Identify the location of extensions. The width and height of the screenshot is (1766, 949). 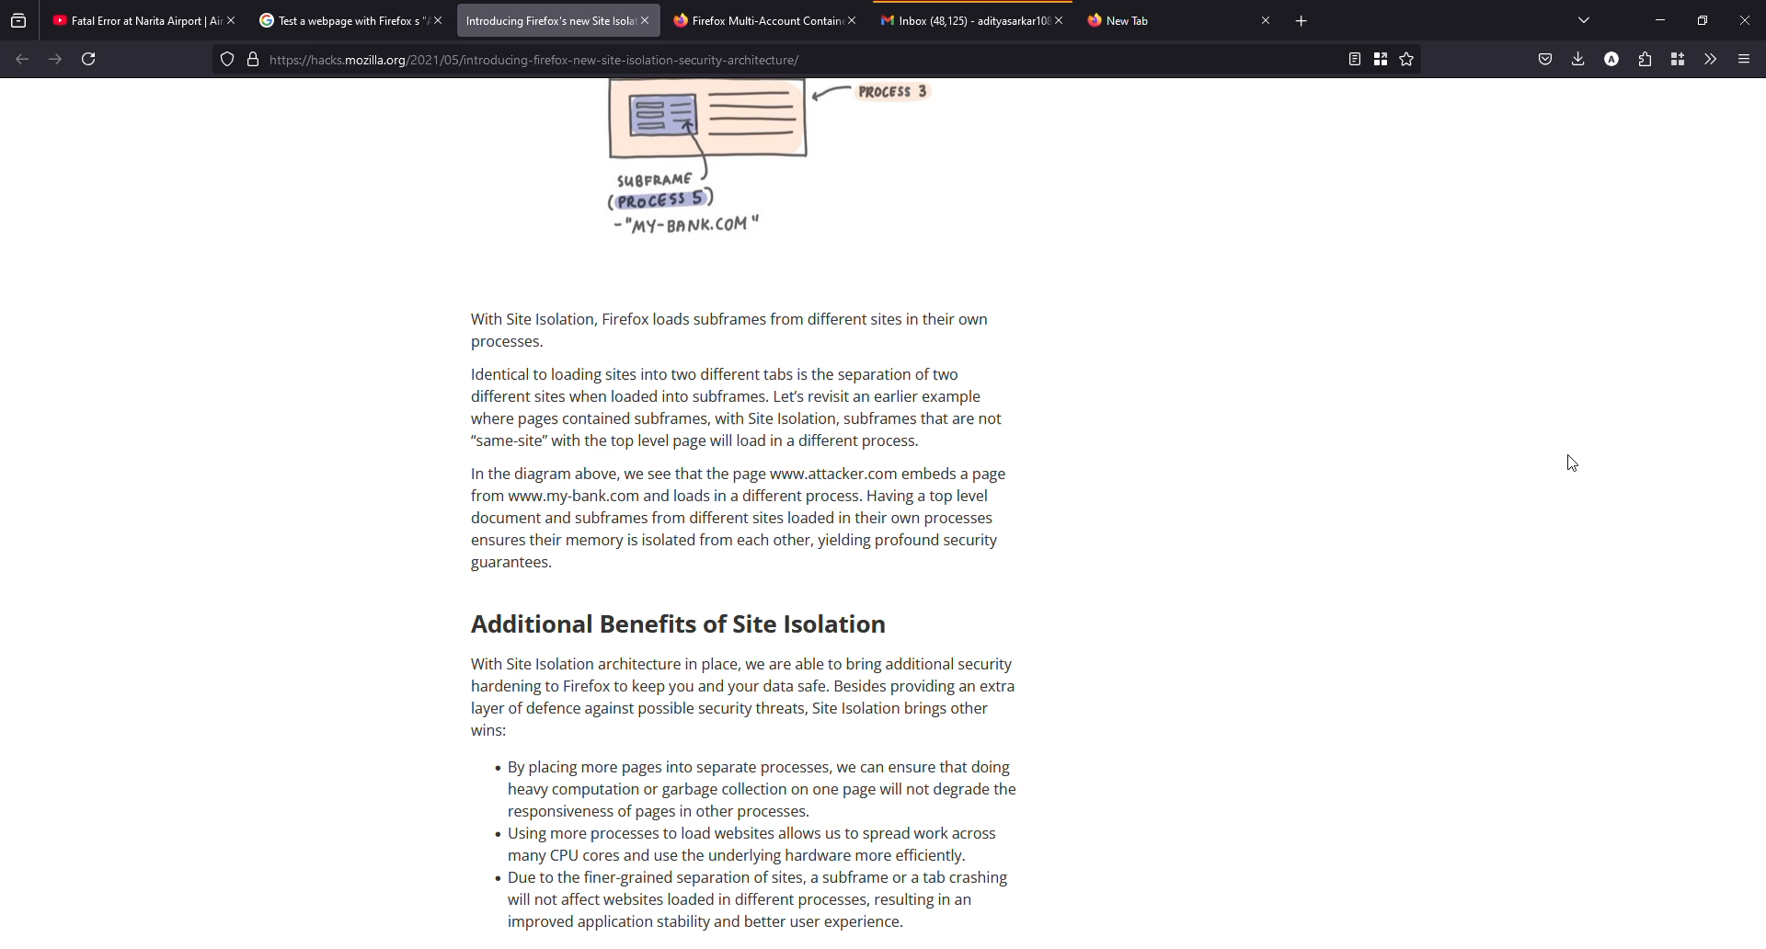
(1645, 59).